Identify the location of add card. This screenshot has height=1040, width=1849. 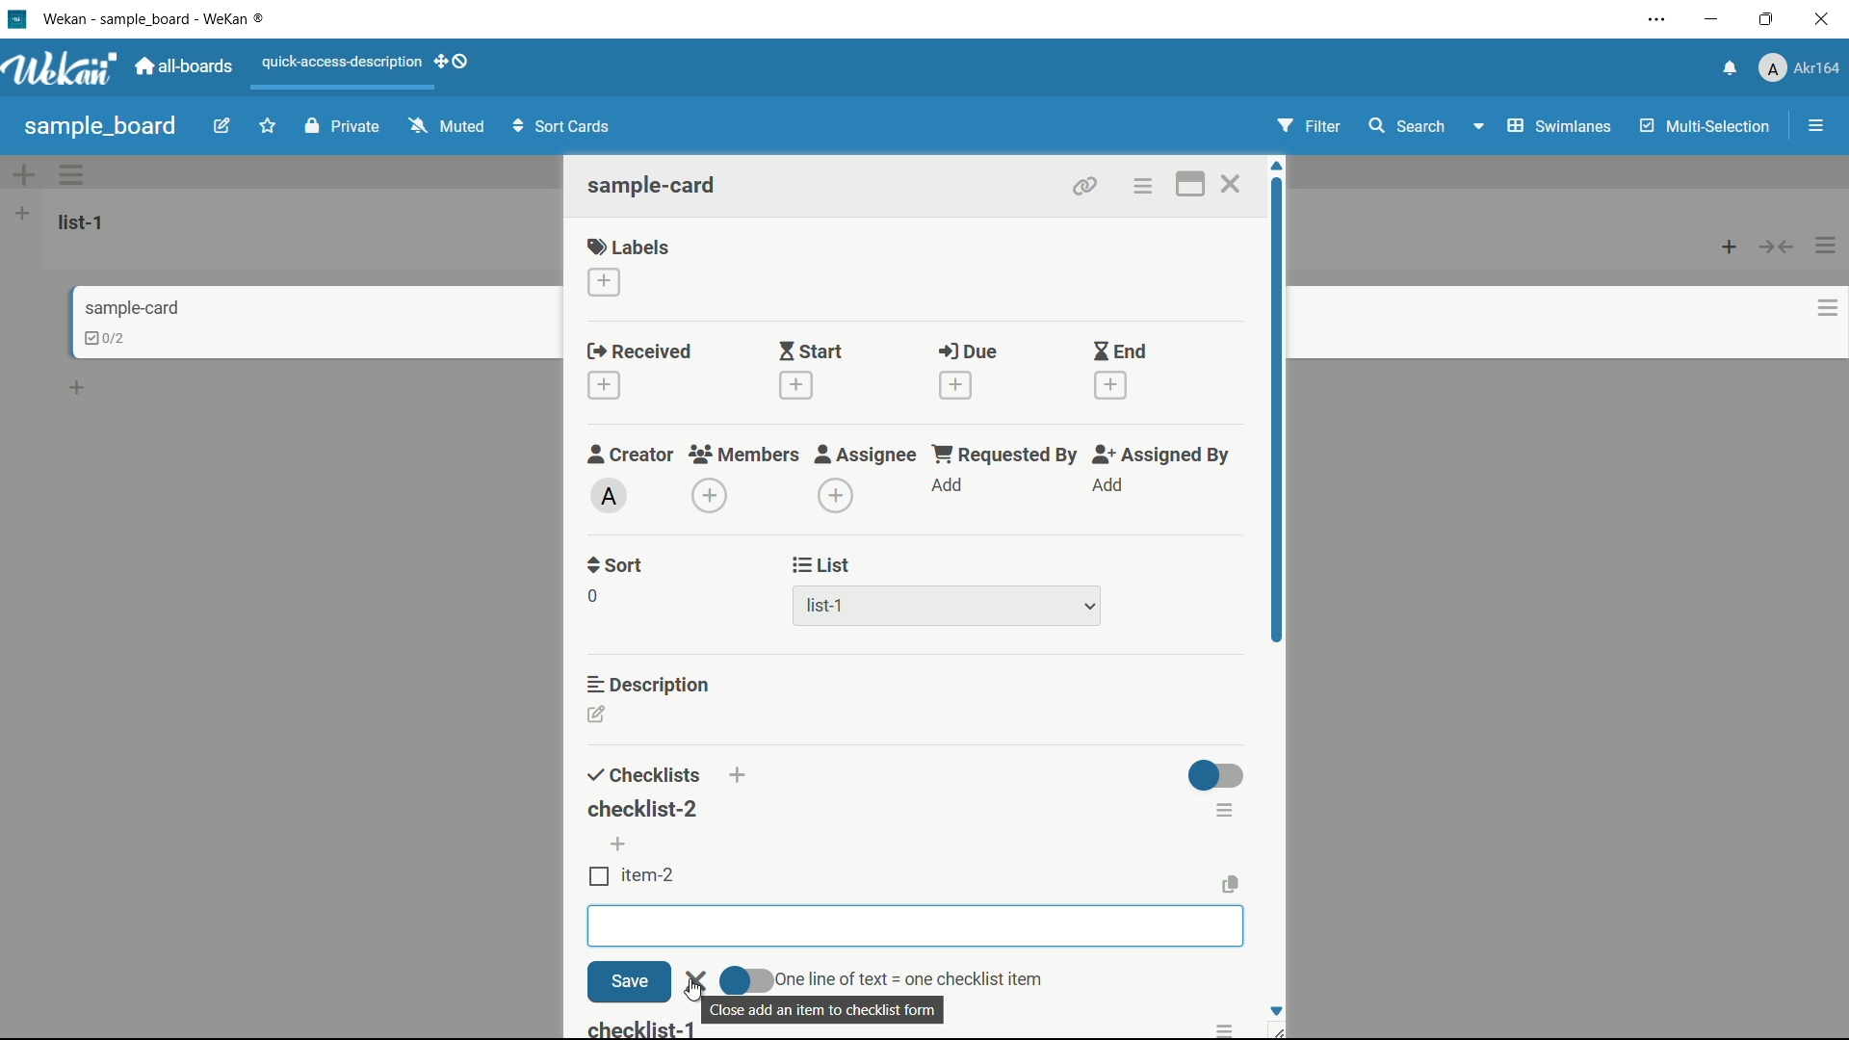
(1730, 246).